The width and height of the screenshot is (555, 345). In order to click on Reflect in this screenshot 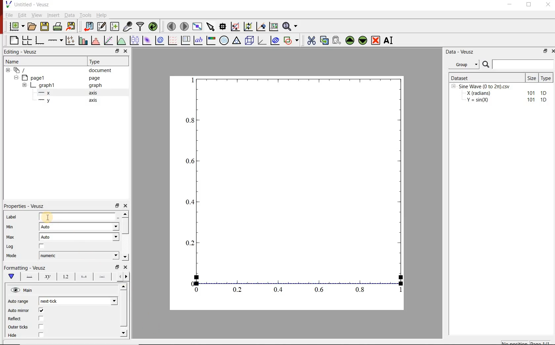, I will do `click(15, 319)`.